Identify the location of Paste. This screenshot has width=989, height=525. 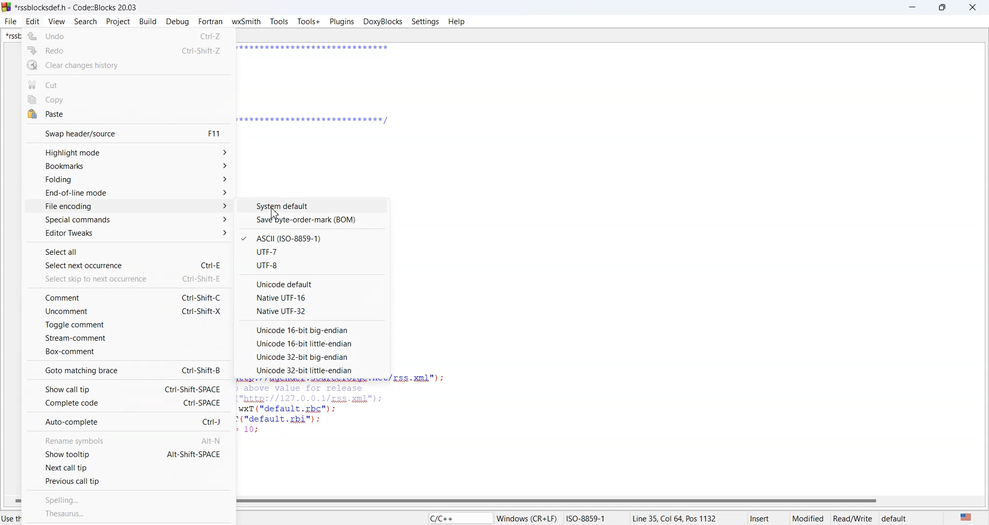
(128, 115).